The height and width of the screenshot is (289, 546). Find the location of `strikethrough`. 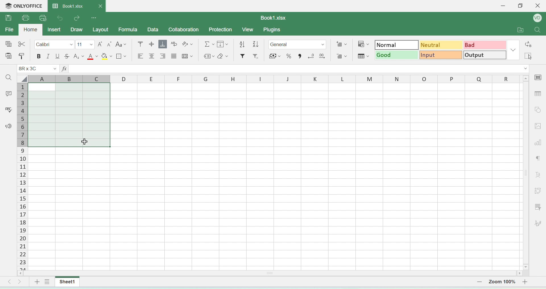

strikethrough is located at coordinates (67, 56).